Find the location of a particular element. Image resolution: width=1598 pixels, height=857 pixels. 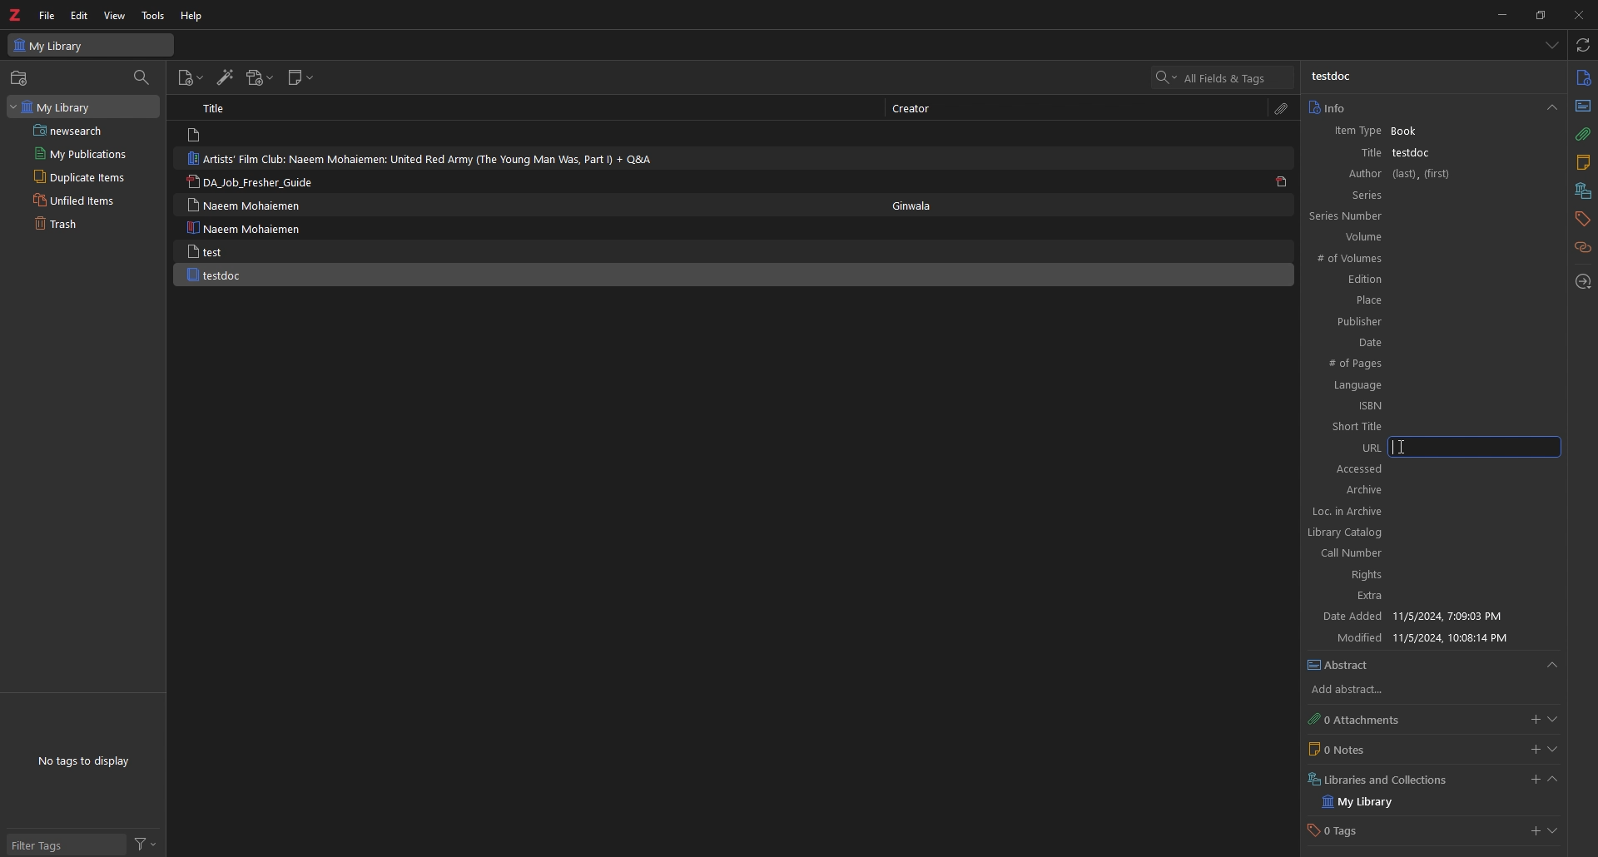

notes is located at coordinates (1582, 162).